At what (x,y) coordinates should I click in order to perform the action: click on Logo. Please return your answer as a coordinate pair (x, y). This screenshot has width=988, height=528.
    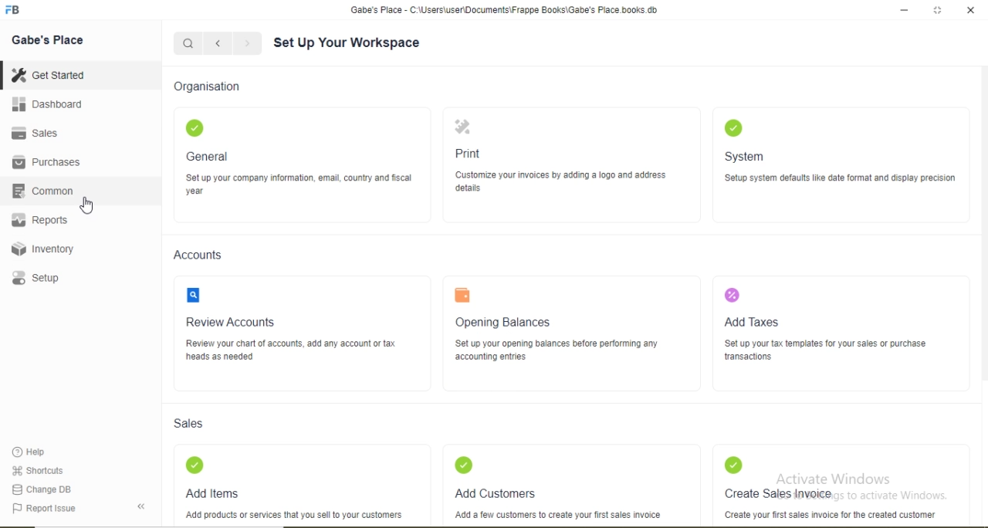
    Looking at the image, I should click on (194, 295).